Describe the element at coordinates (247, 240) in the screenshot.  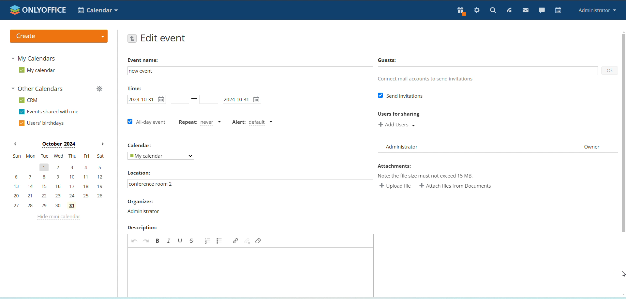
I see `unlink` at that location.